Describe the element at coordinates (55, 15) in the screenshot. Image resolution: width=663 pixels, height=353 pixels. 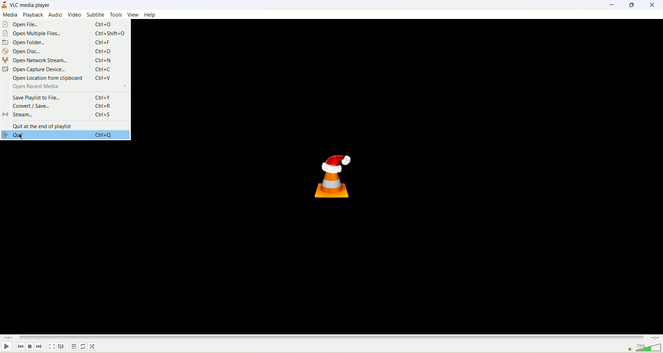
I see `audio` at that location.